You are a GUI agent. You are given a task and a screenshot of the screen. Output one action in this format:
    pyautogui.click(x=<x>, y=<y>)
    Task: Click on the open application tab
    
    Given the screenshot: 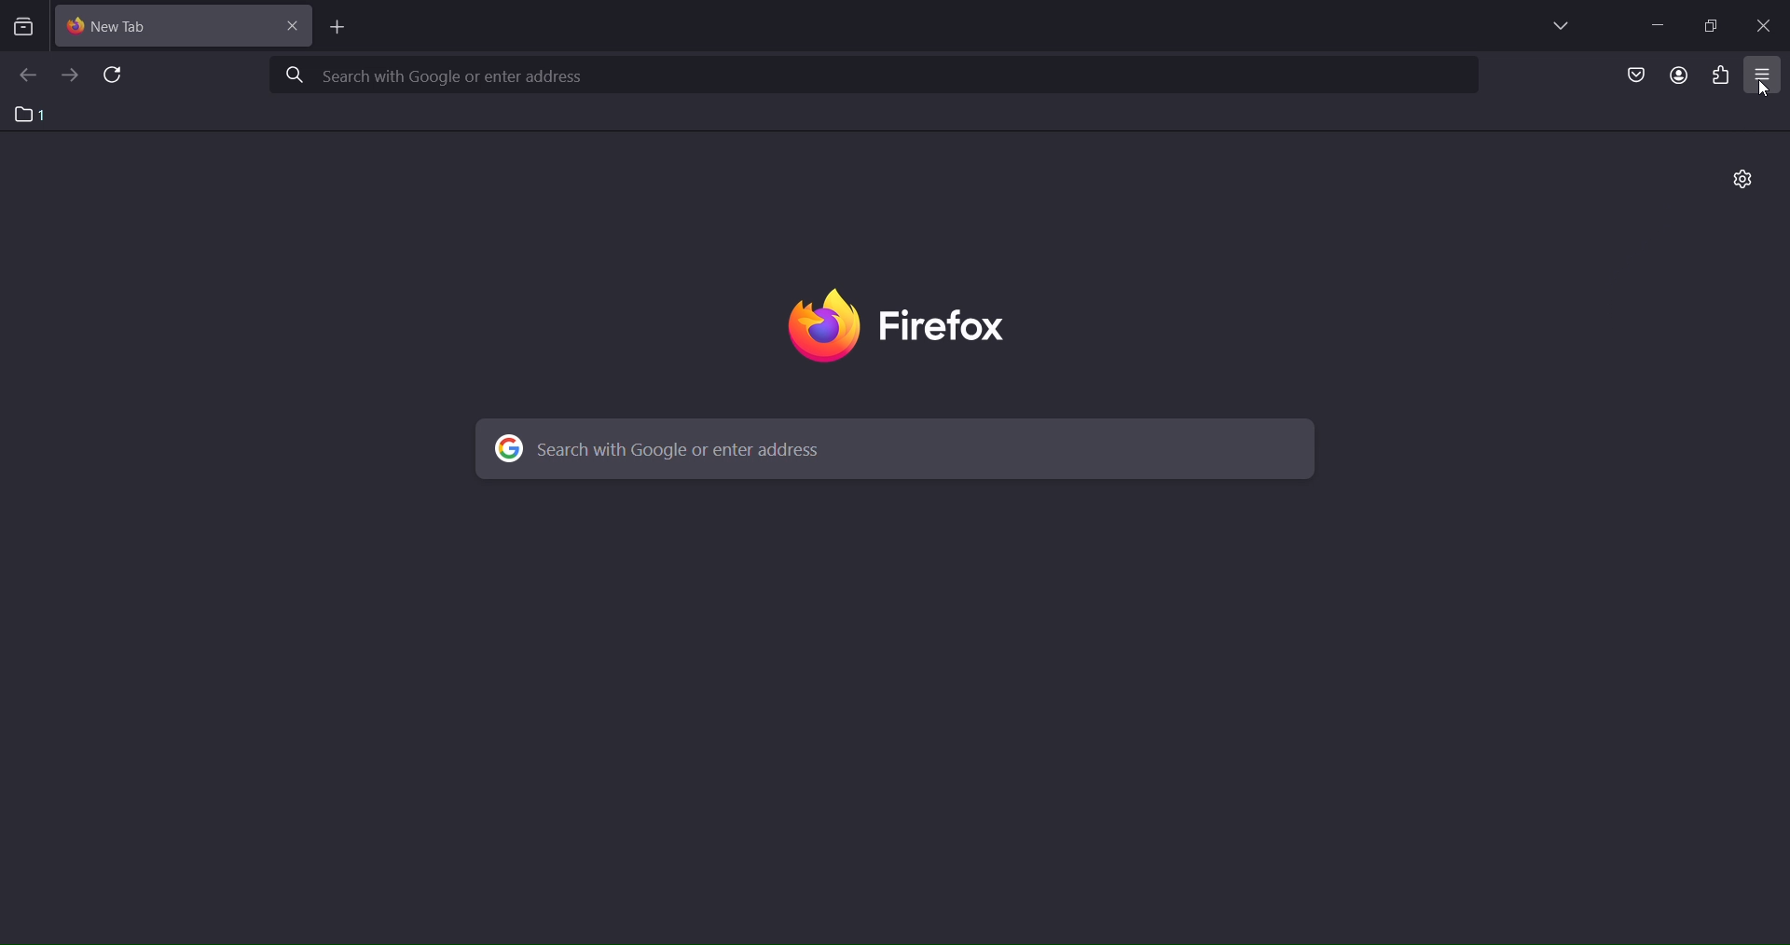 What is the action you would take?
    pyautogui.click(x=1760, y=78)
    